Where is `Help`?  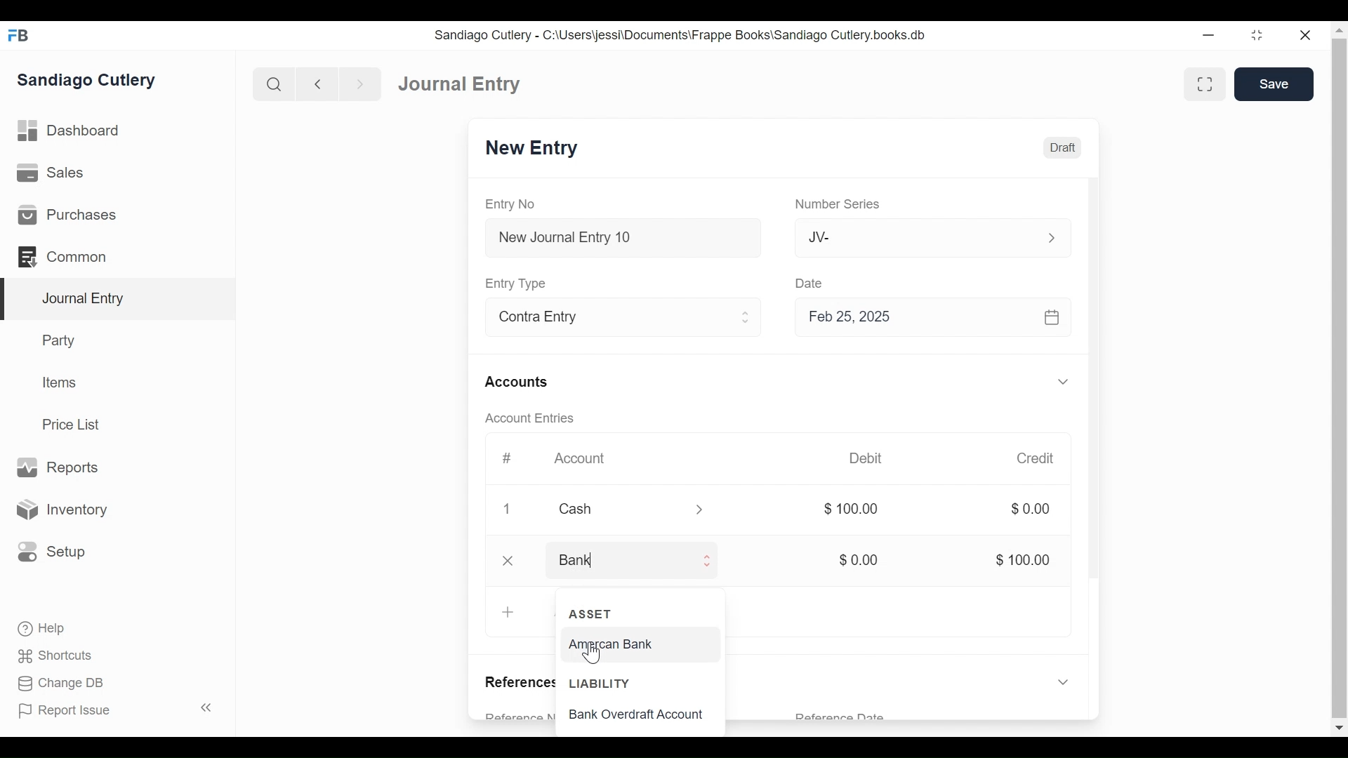 Help is located at coordinates (39, 627).